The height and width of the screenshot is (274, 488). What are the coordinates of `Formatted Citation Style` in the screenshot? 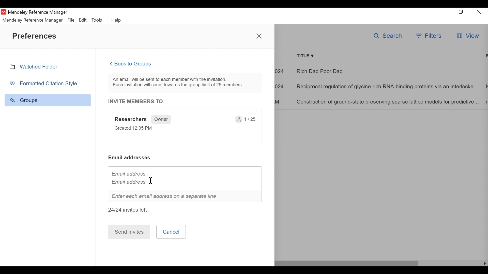 It's located at (45, 83).